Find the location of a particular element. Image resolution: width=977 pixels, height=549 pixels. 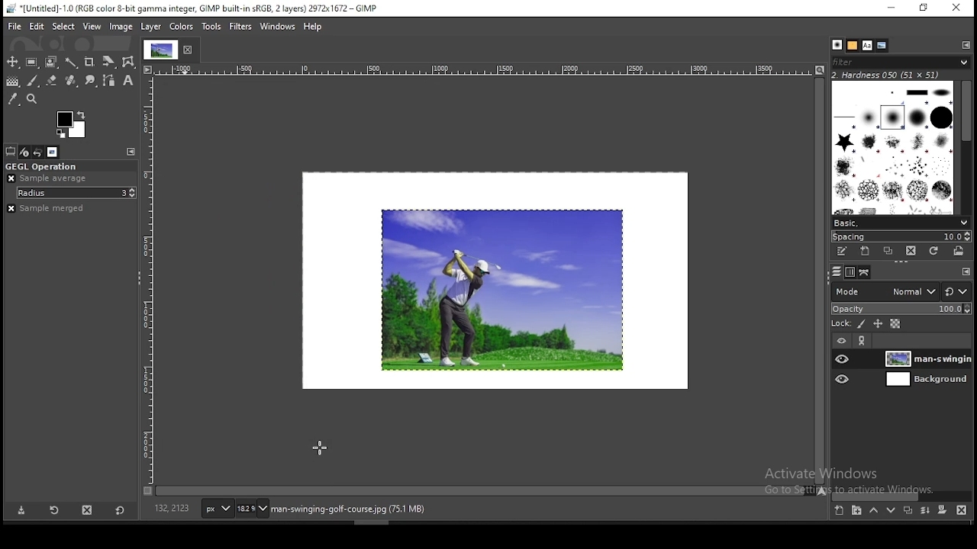

zoom tool is located at coordinates (33, 100).